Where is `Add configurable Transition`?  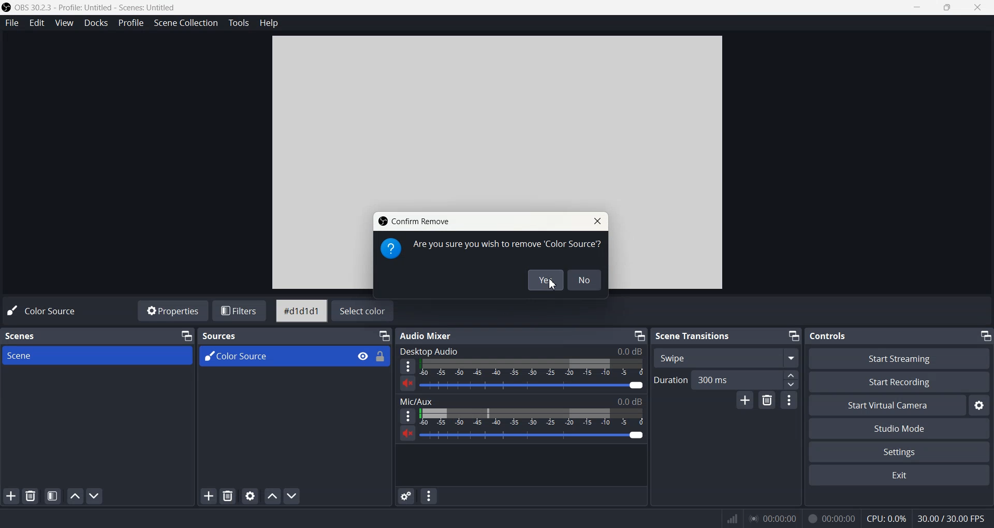 Add configurable Transition is located at coordinates (744, 400).